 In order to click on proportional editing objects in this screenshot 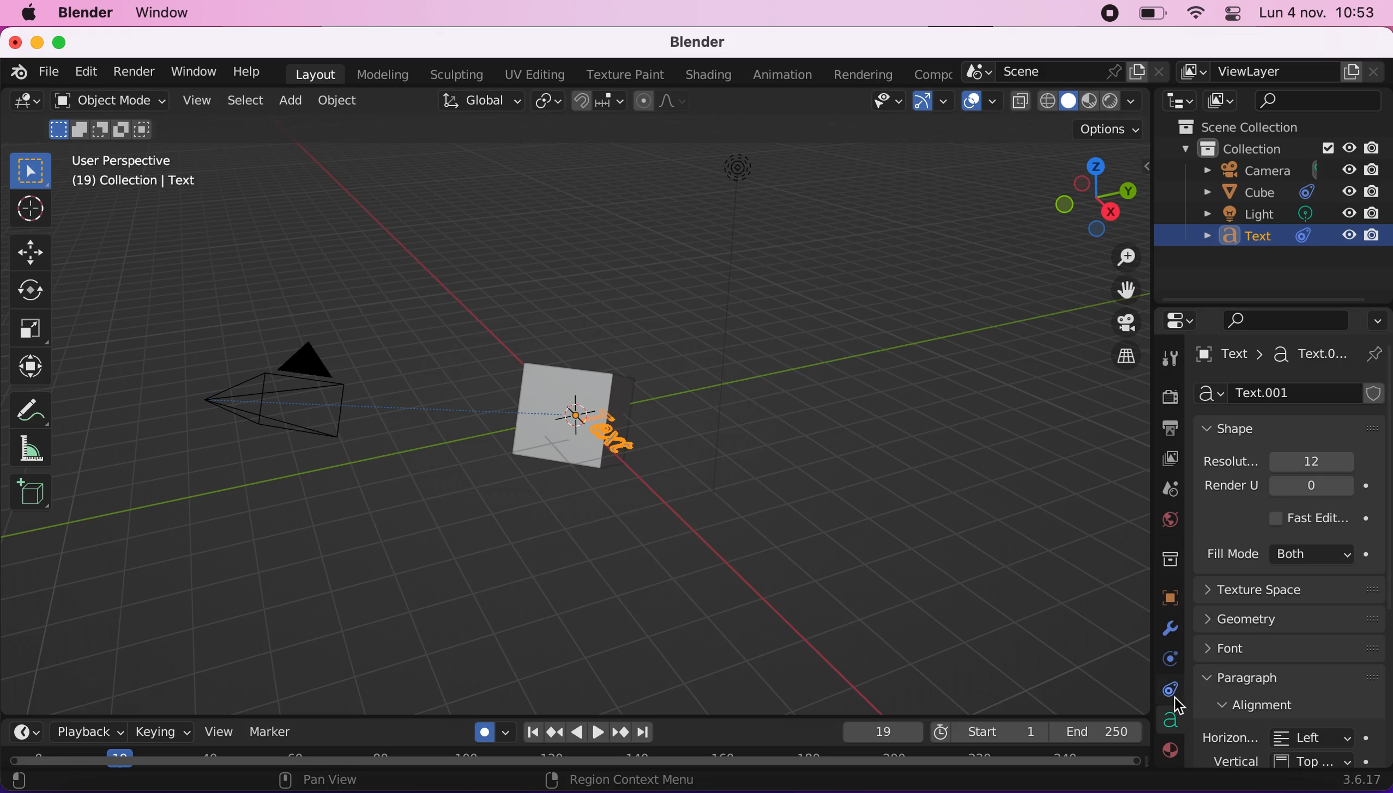, I will do `click(660, 102)`.